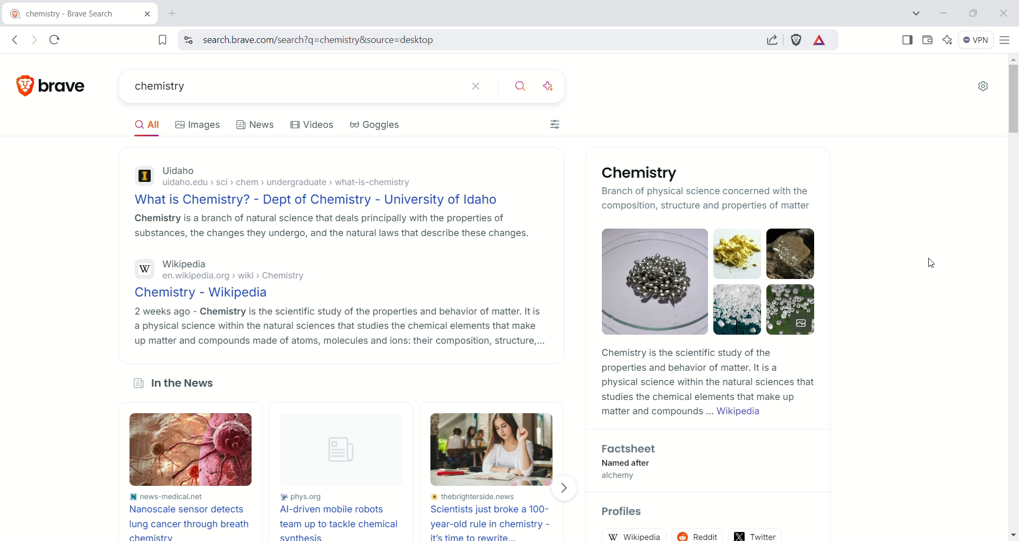 The image size is (1019, 541). Describe the element at coordinates (983, 87) in the screenshot. I see `quick settings` at that location.